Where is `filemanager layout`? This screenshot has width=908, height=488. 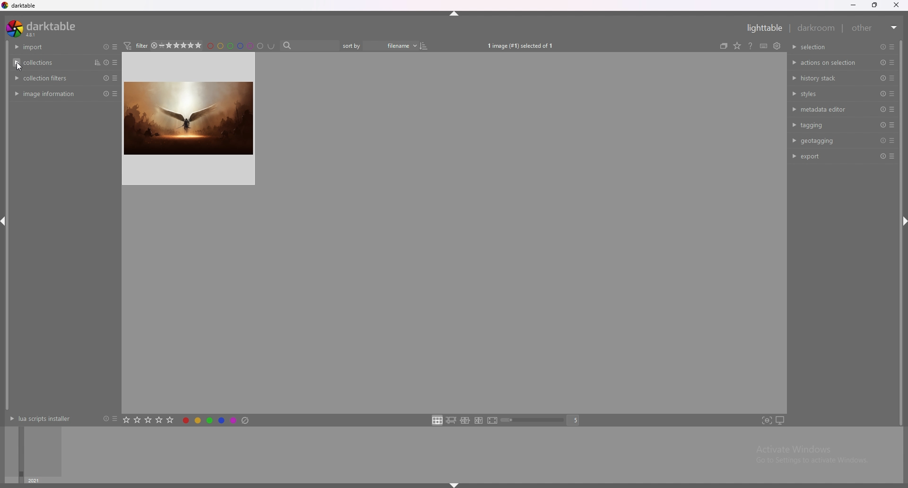 filemanager layout is located at coordinates (437, 420).